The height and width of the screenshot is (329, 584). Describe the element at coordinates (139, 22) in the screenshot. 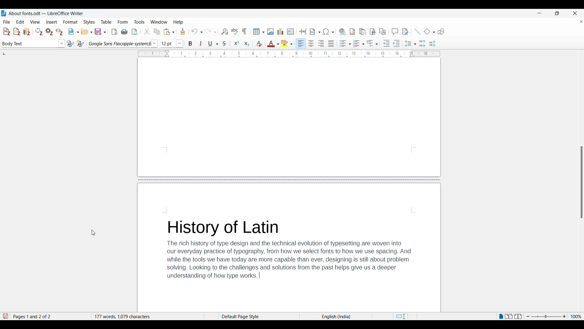

I see `Tools menu` at that location.